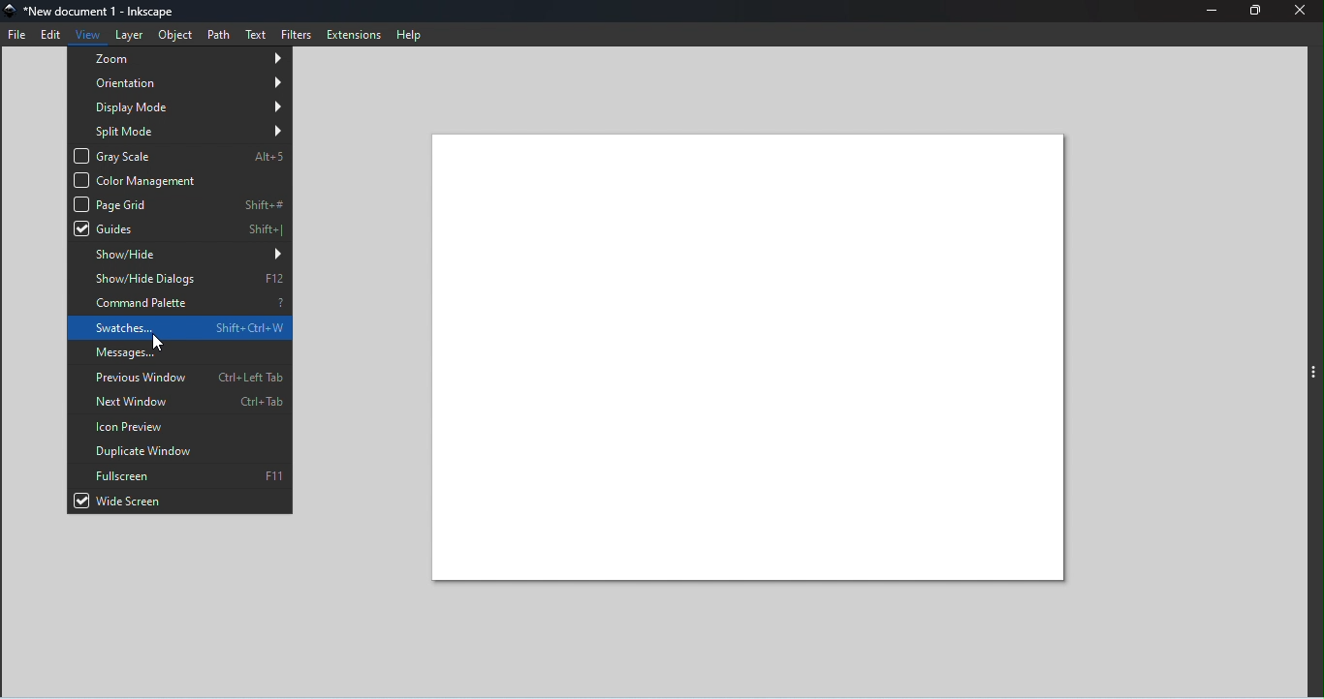 Image resolution: width=1324 pixels, height=699 pixels. I want to click on Swatches, so click(179, 327).